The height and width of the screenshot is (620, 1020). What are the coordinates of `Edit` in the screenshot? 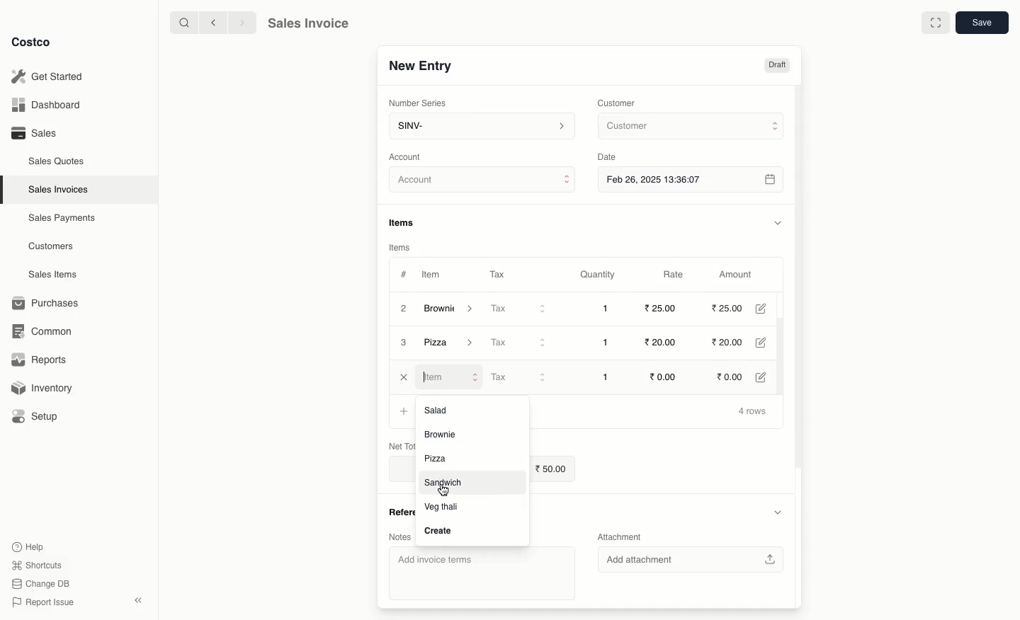 It's located at (769, 343).